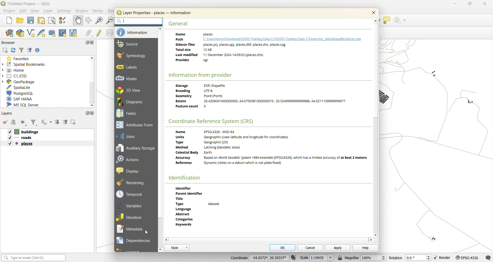 This screenshot has height=262, width=493. Describe the element at coordinates (15, 123) in the screenshot. I see `add` at that location.